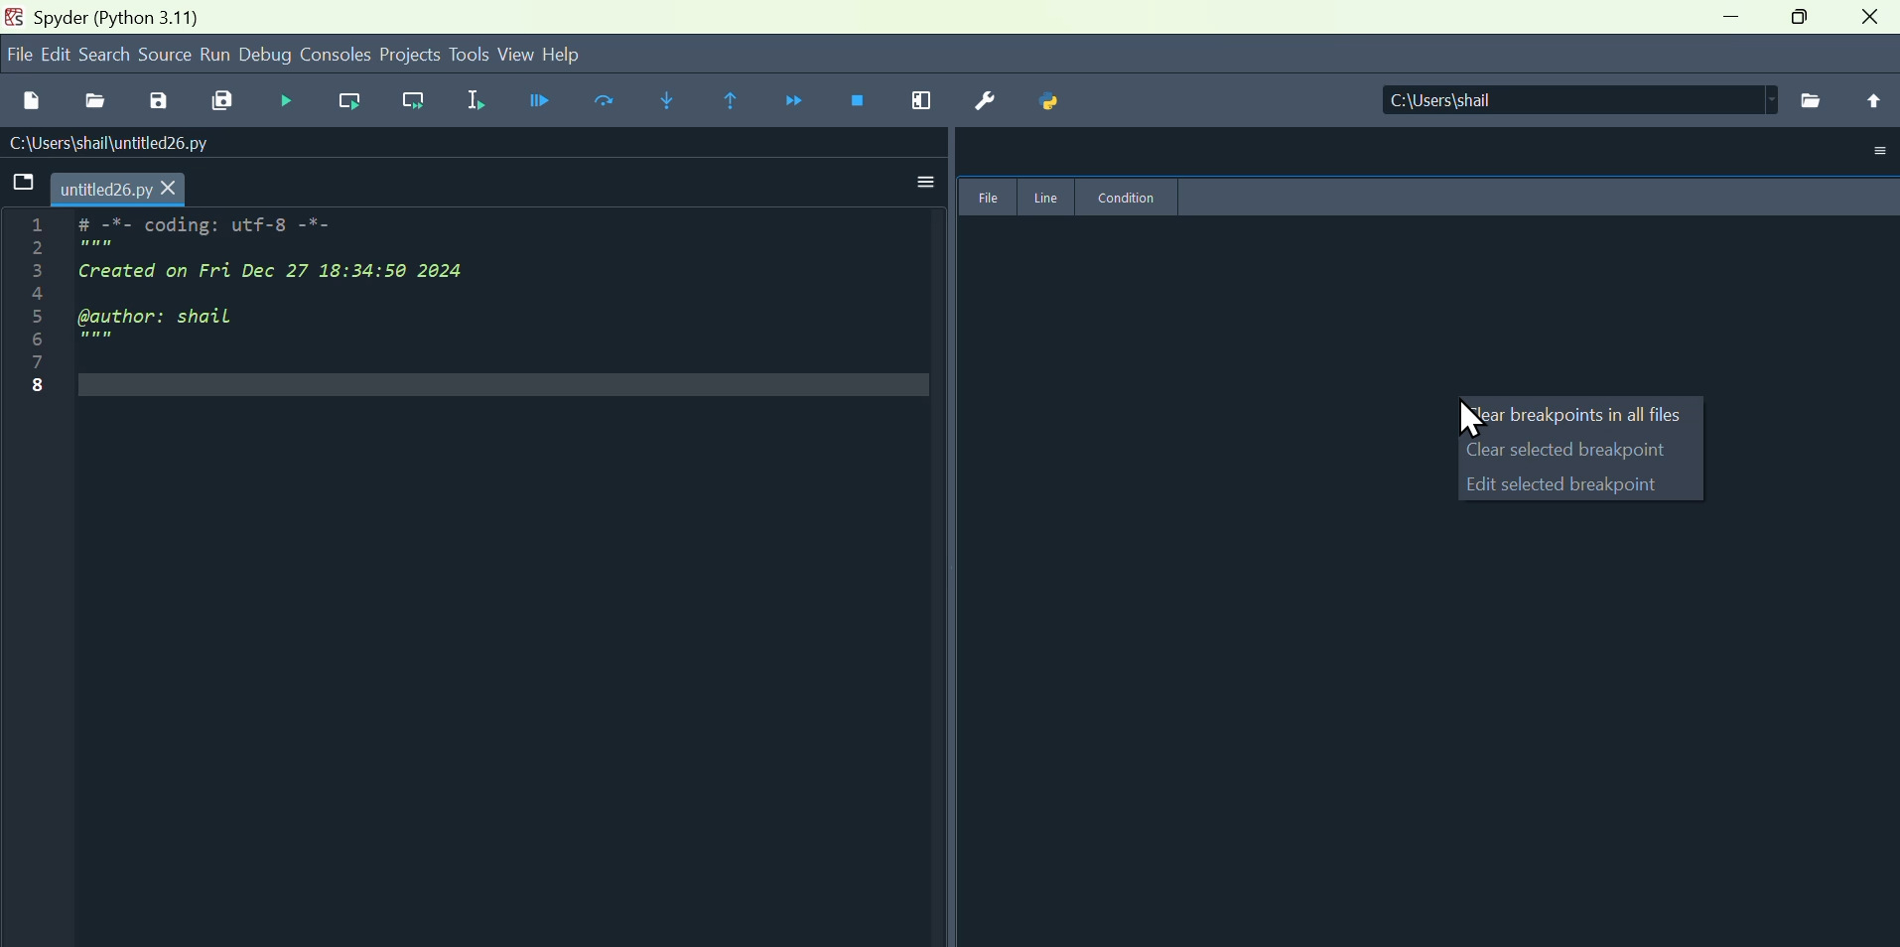 The height and width of the screenshot is (947, 1900). Describe the element at coordinates (1574, 417) in the screenshot. I see `Clear breakpoints in all files` at that location.